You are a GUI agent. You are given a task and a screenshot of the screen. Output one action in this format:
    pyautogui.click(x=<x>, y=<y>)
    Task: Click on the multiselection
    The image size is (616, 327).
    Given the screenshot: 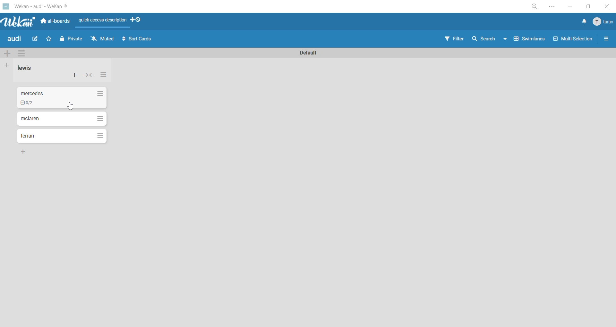 What is the action you would take?
    pyautogui.click(x=574, y=40)
    